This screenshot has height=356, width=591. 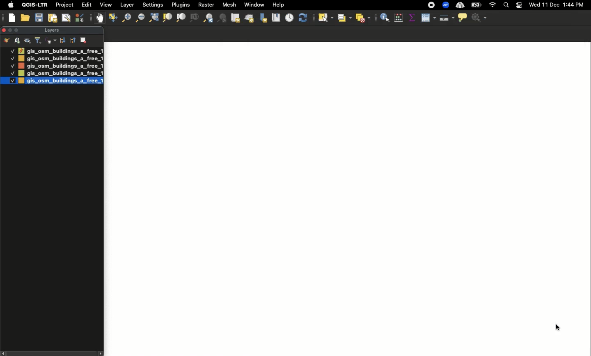 I want to click on Clicked, so click(x=559, y=327).